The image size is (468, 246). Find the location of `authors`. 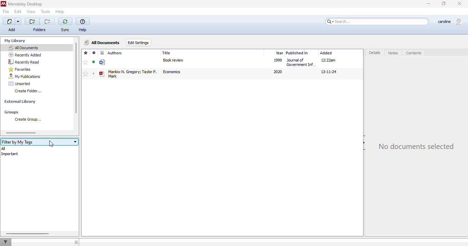

authors is located at coordinates (115, 53).